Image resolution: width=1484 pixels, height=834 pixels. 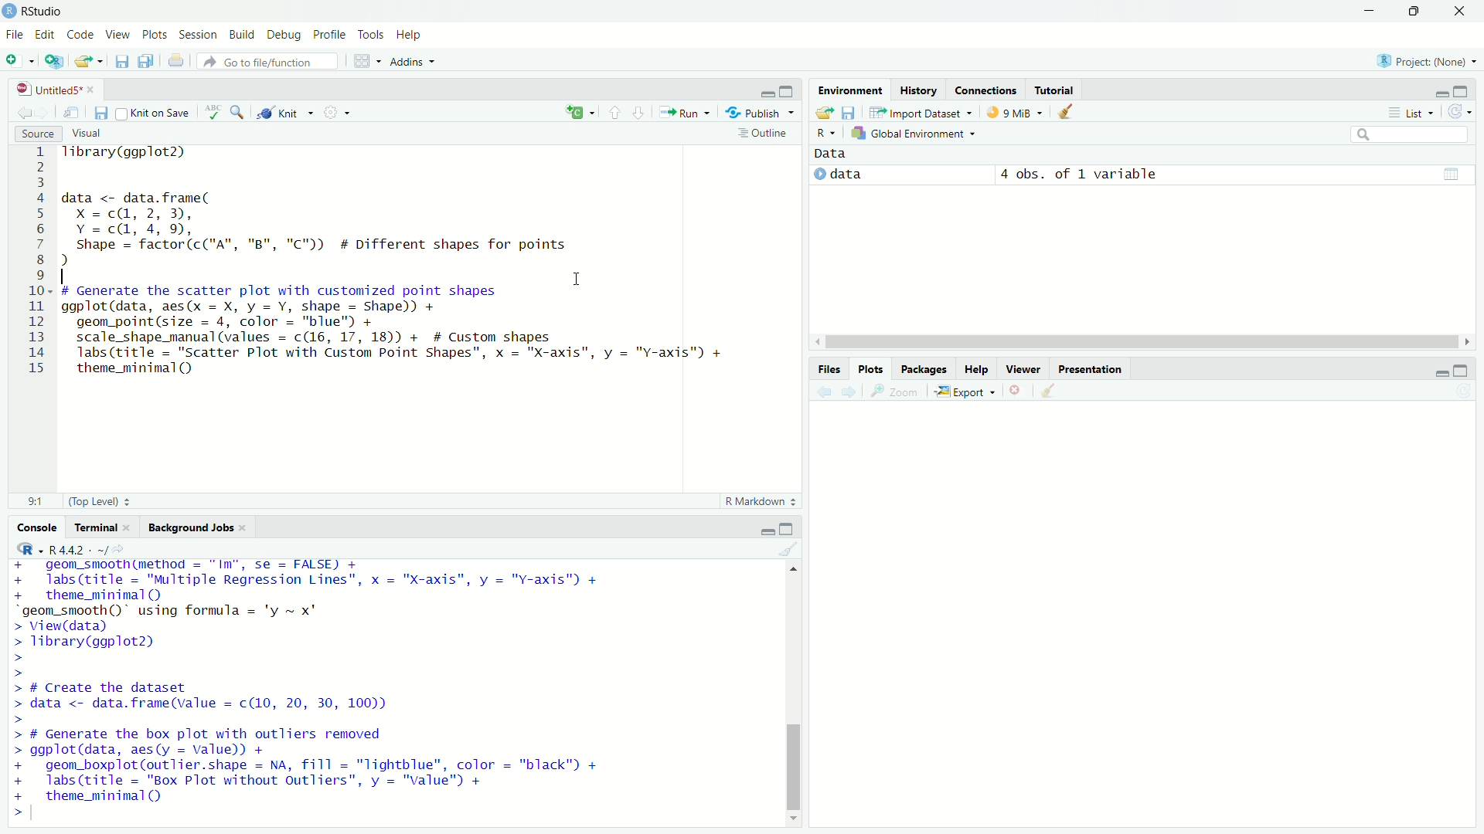 What do you see at coordinates (154, 112) in the screenshot?
I see `Knit on Save` at bounding box center [154, 112].